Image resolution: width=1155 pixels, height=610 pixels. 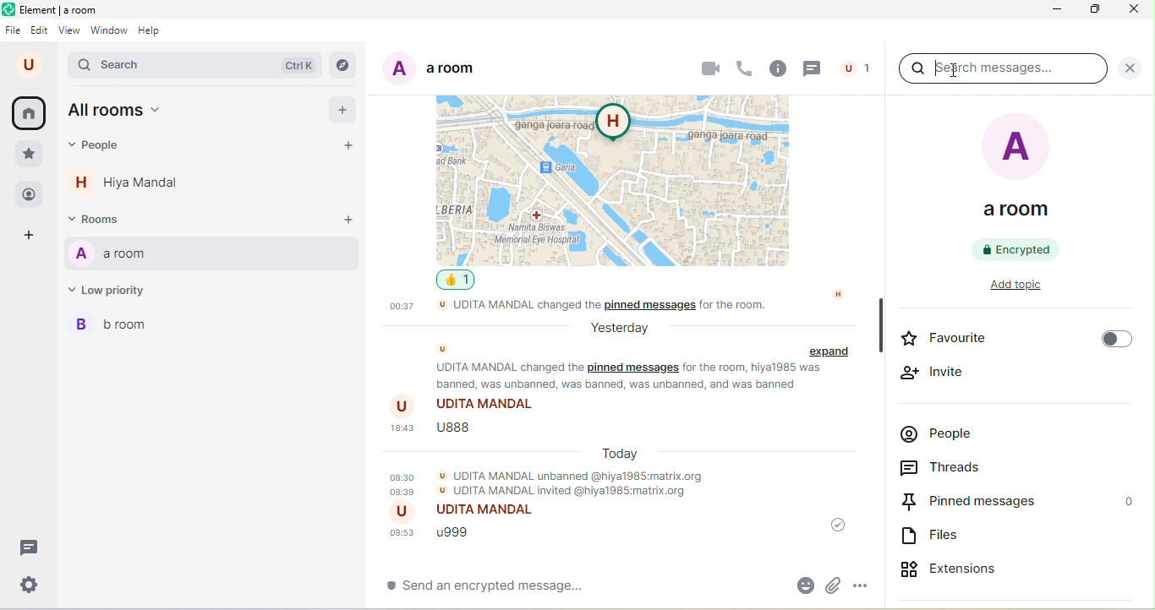 What do you see at coordinates (118, 329) in the screenshot?
I see `b room` at bounding box center [118, 329].